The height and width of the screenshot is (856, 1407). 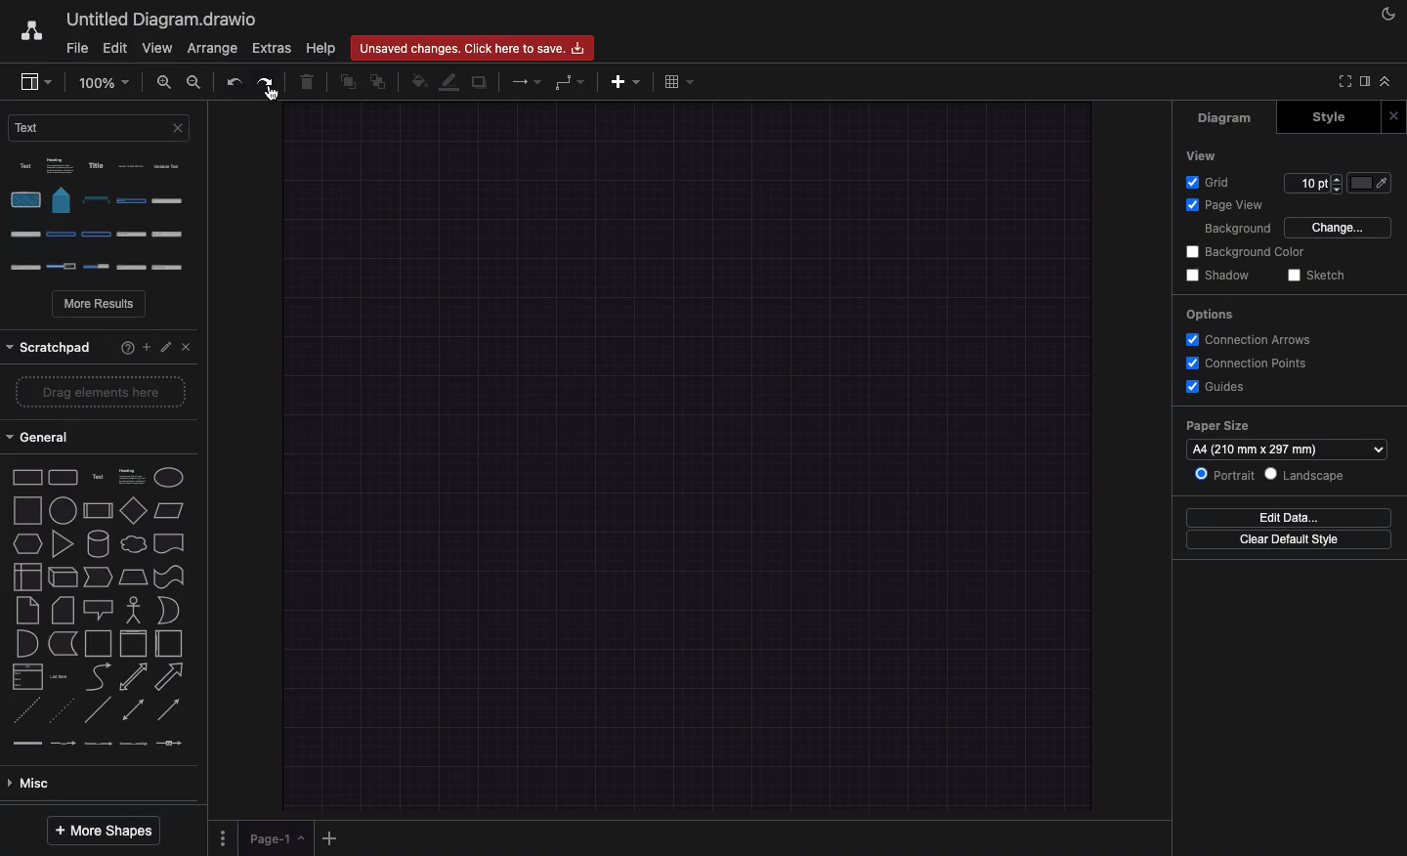 I want to click on More shapes, so click(x=102, y=831).